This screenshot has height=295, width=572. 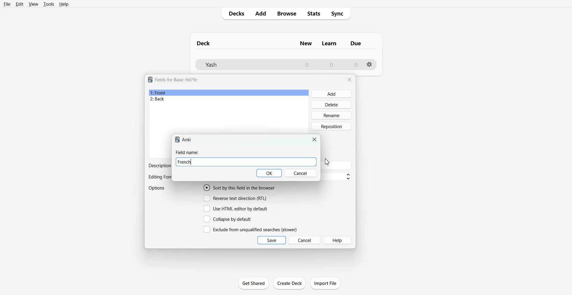 I want to click on OK, so click(x=270, y=173).